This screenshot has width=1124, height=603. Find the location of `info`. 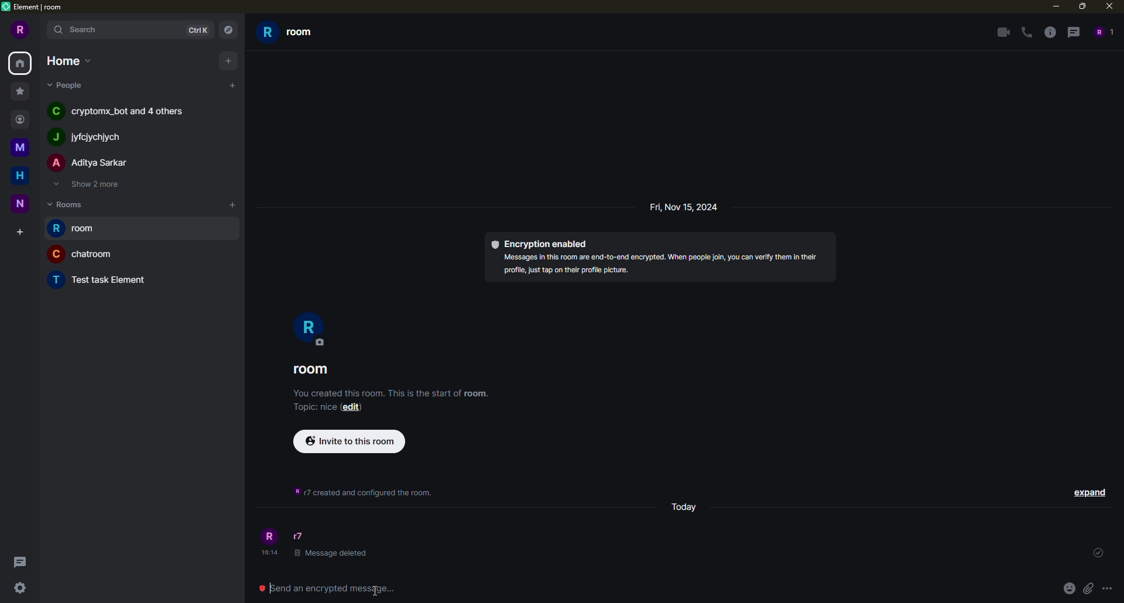

info is located at coordinates (366, 495).